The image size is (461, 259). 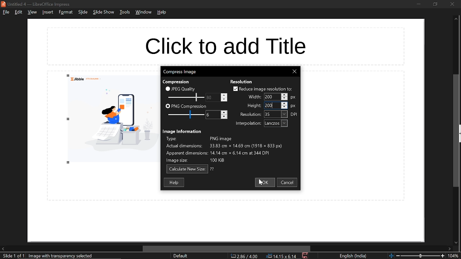 What do you see at coordinates (162, 12) in the screenshot?
I see `help` at bounding box center [162, 12].